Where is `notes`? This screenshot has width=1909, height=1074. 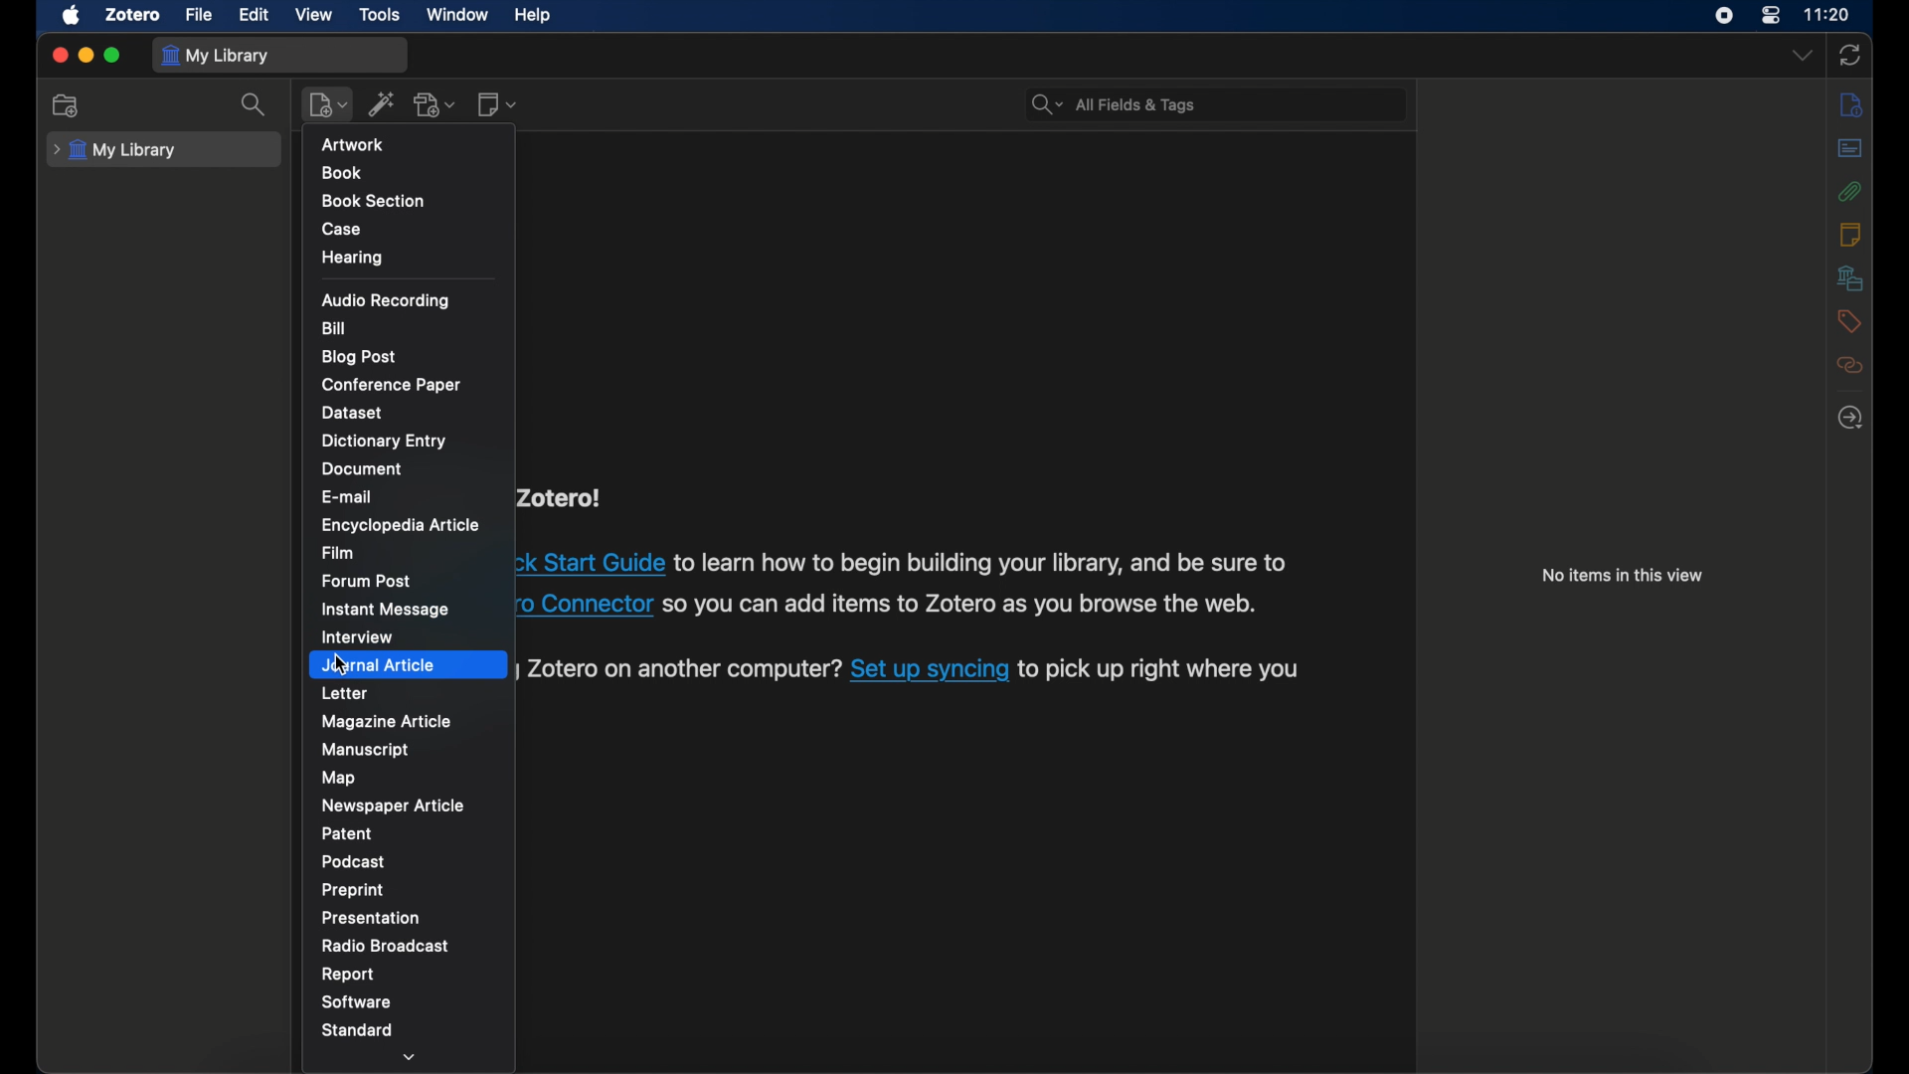 notes is located at coordinates (1848, 234).